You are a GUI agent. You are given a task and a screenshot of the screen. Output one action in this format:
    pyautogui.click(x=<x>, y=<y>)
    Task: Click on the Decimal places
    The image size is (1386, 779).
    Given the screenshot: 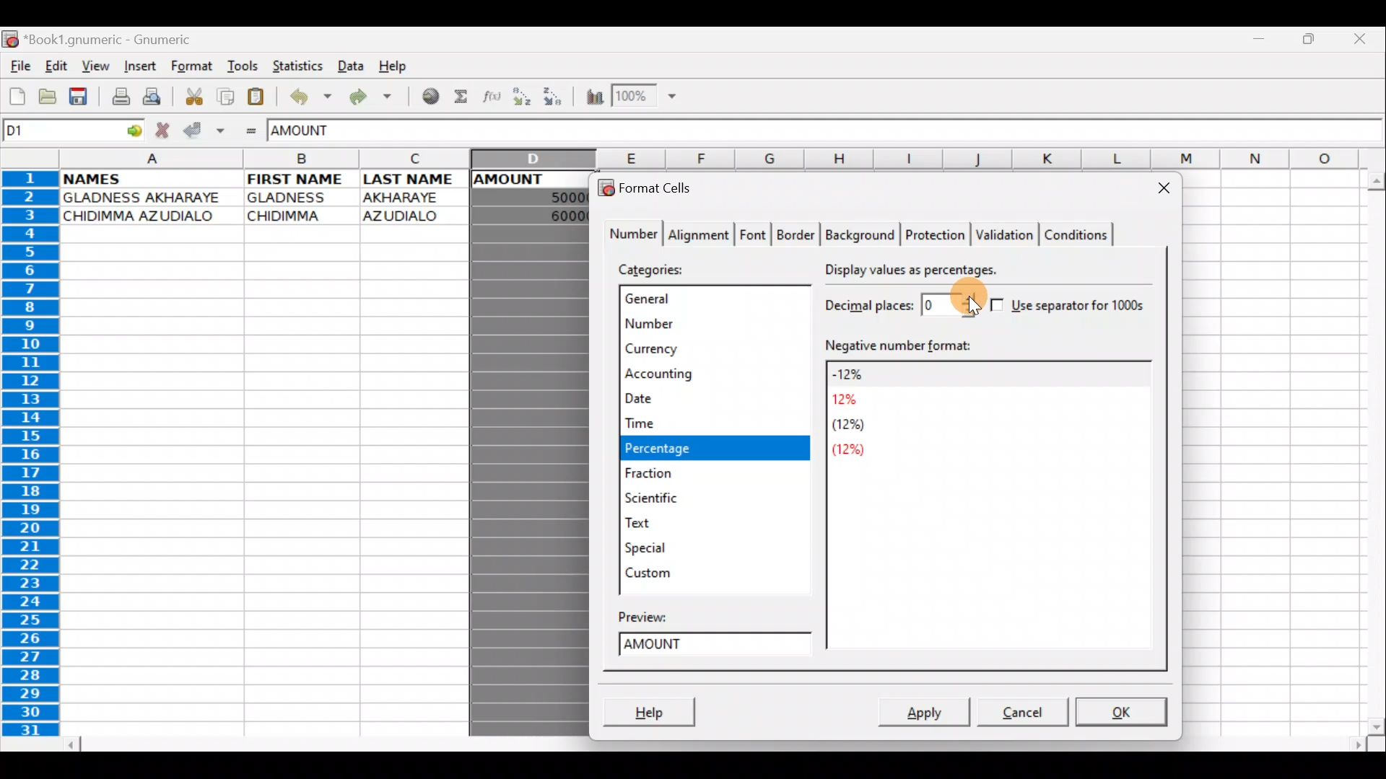 What is the action you would take?
    pyautogui.click(x=897, y=304)
    